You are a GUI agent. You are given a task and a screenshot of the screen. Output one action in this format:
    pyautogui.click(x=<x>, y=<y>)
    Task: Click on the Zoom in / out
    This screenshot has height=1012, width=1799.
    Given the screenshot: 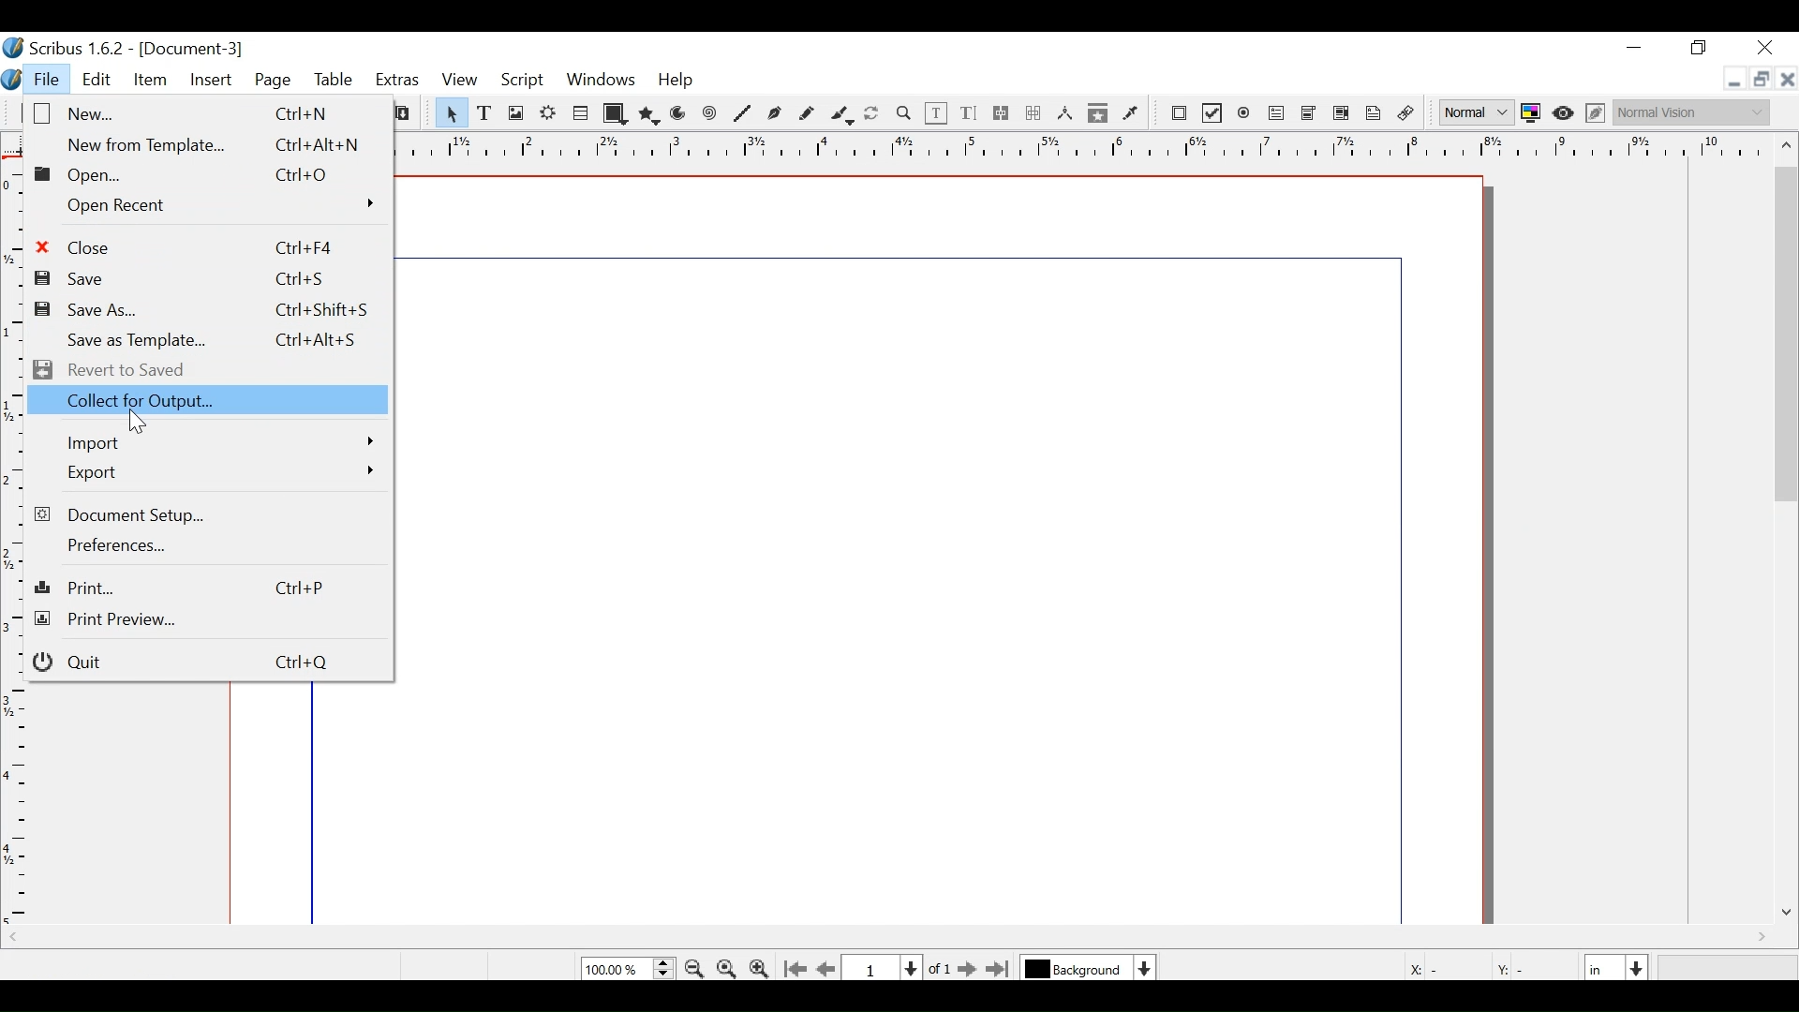 What is the action you would take?
    pyautogui.click(x=903, y=112)
    